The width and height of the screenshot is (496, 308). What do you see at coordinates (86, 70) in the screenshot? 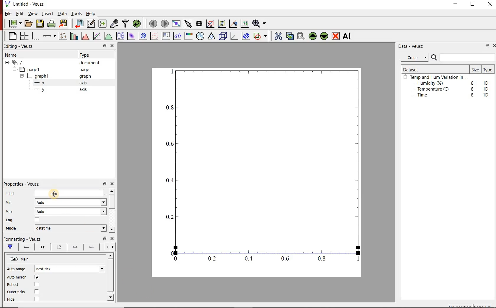
I see `page` at bounding box center [86, 70].